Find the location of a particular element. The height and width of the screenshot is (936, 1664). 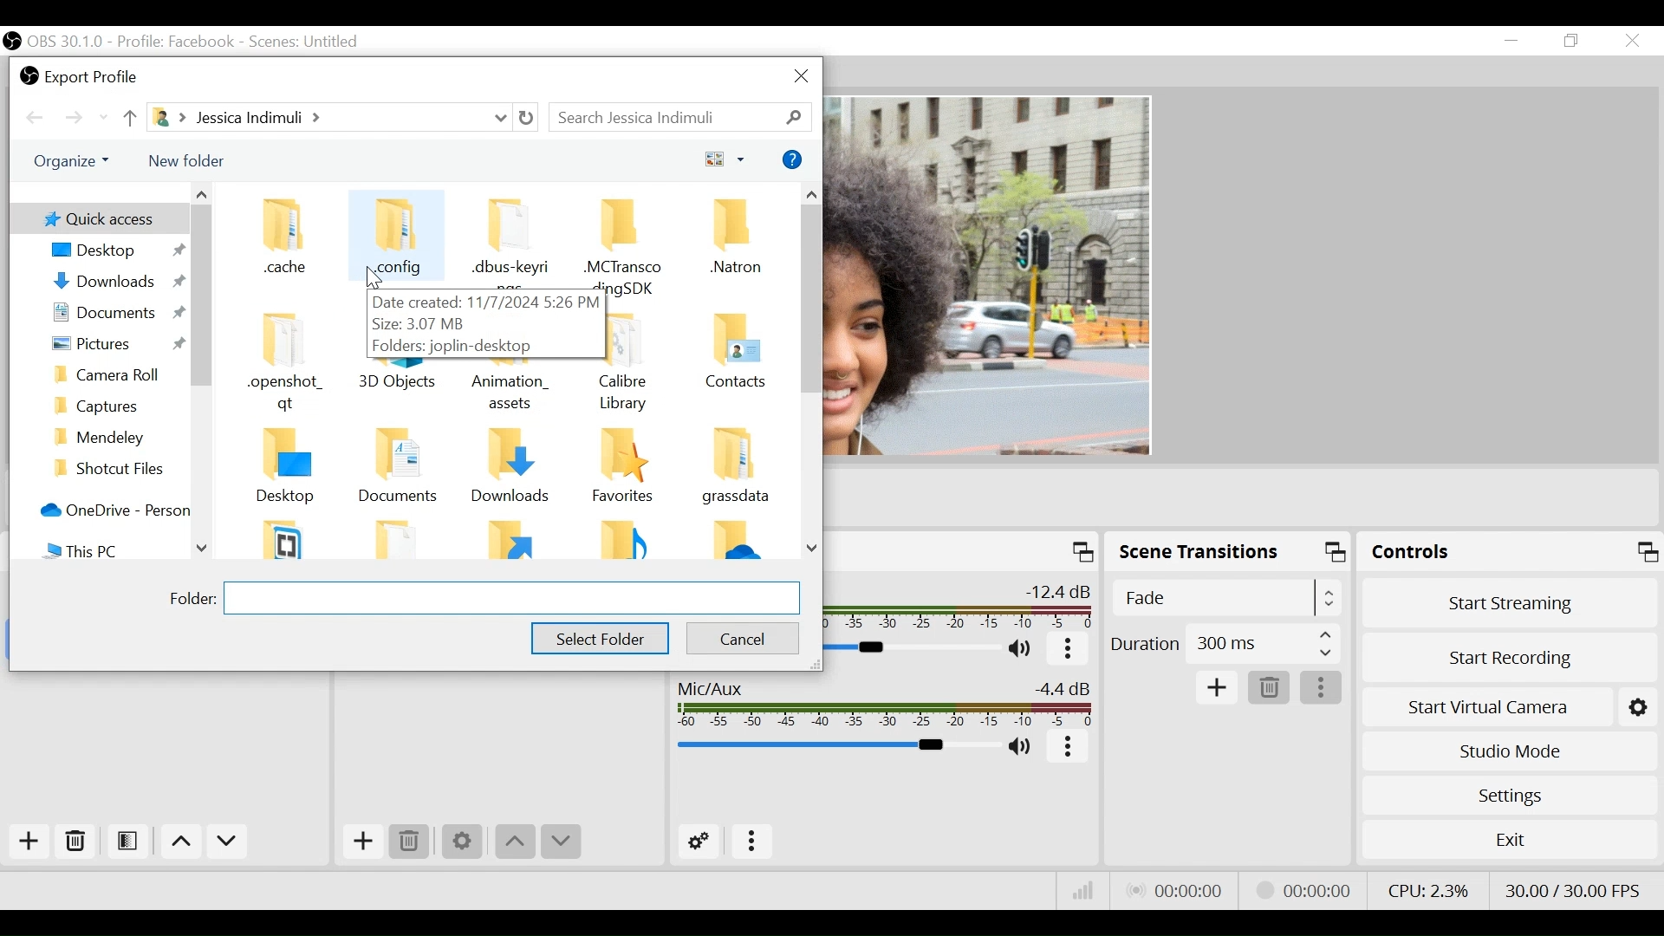

Folder is located at coordinates (116, 375).